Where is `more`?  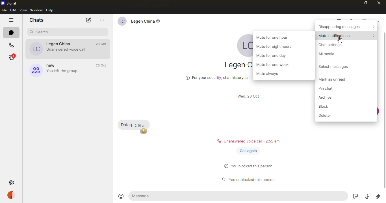 more is located at coordinates (102, 20).